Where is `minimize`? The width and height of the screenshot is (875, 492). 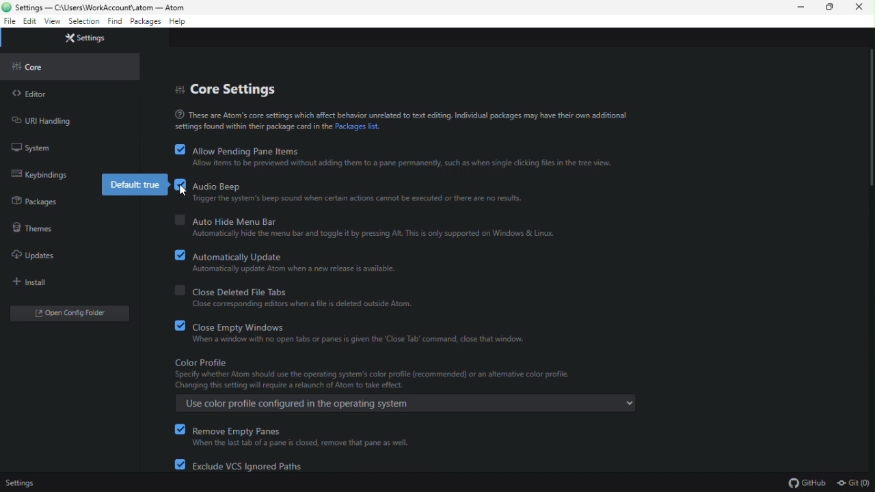 minimize is located at coordinates (804, 11).